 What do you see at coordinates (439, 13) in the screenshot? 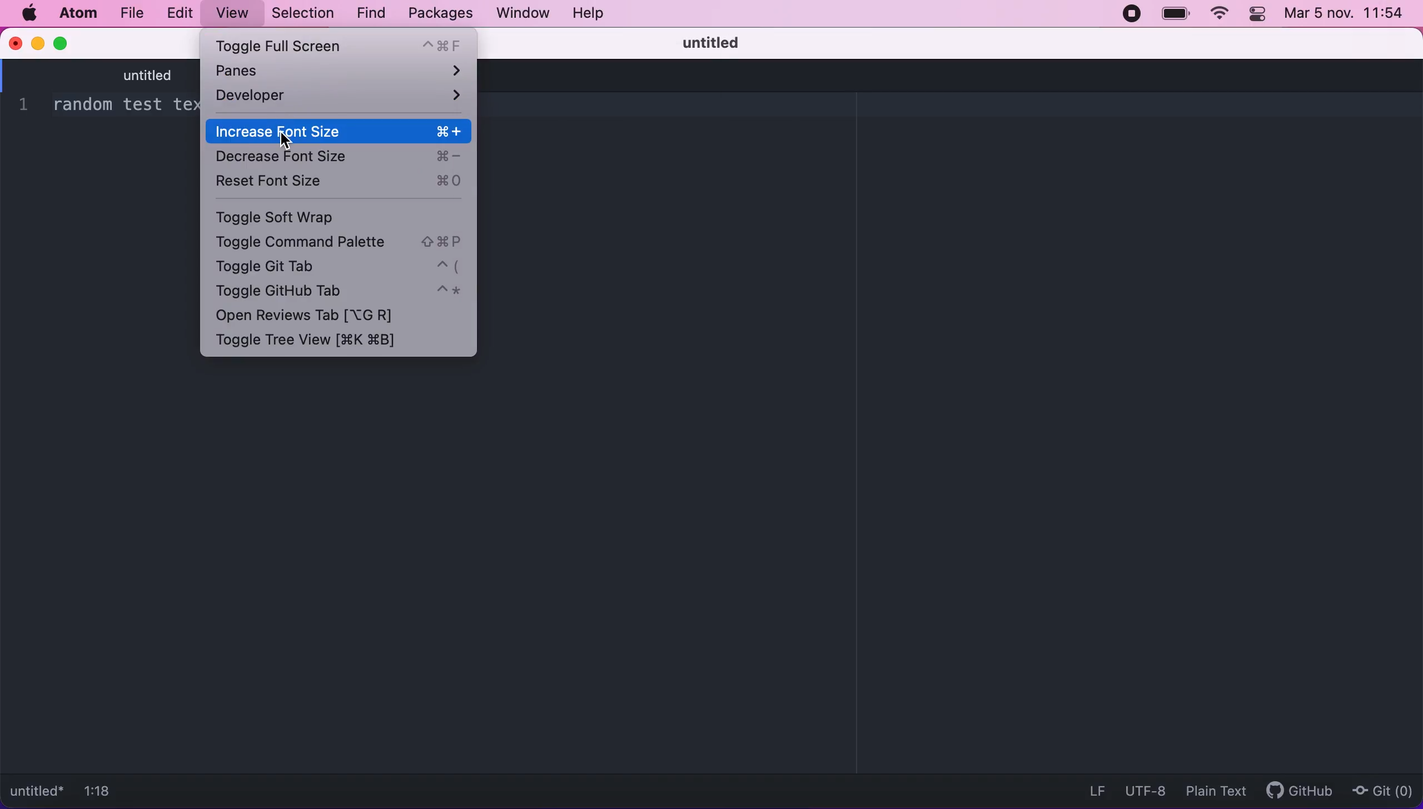
I see `packages` at bounding box center [439, 13].